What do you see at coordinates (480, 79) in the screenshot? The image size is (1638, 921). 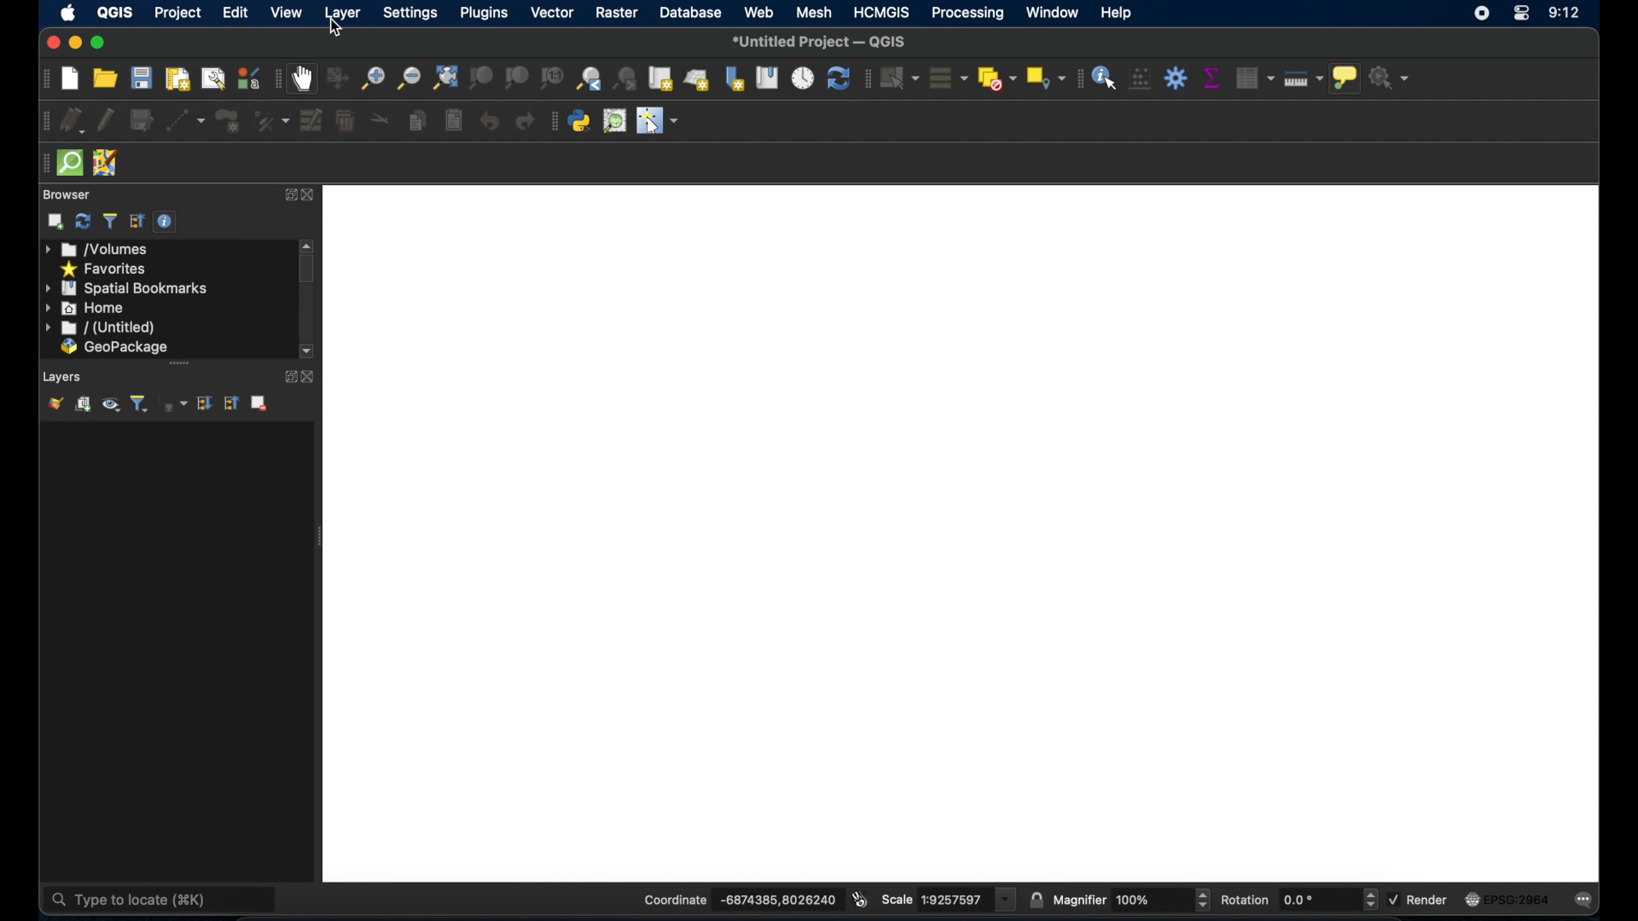 I see `zoom to selection` at bounding box center [480, 79].